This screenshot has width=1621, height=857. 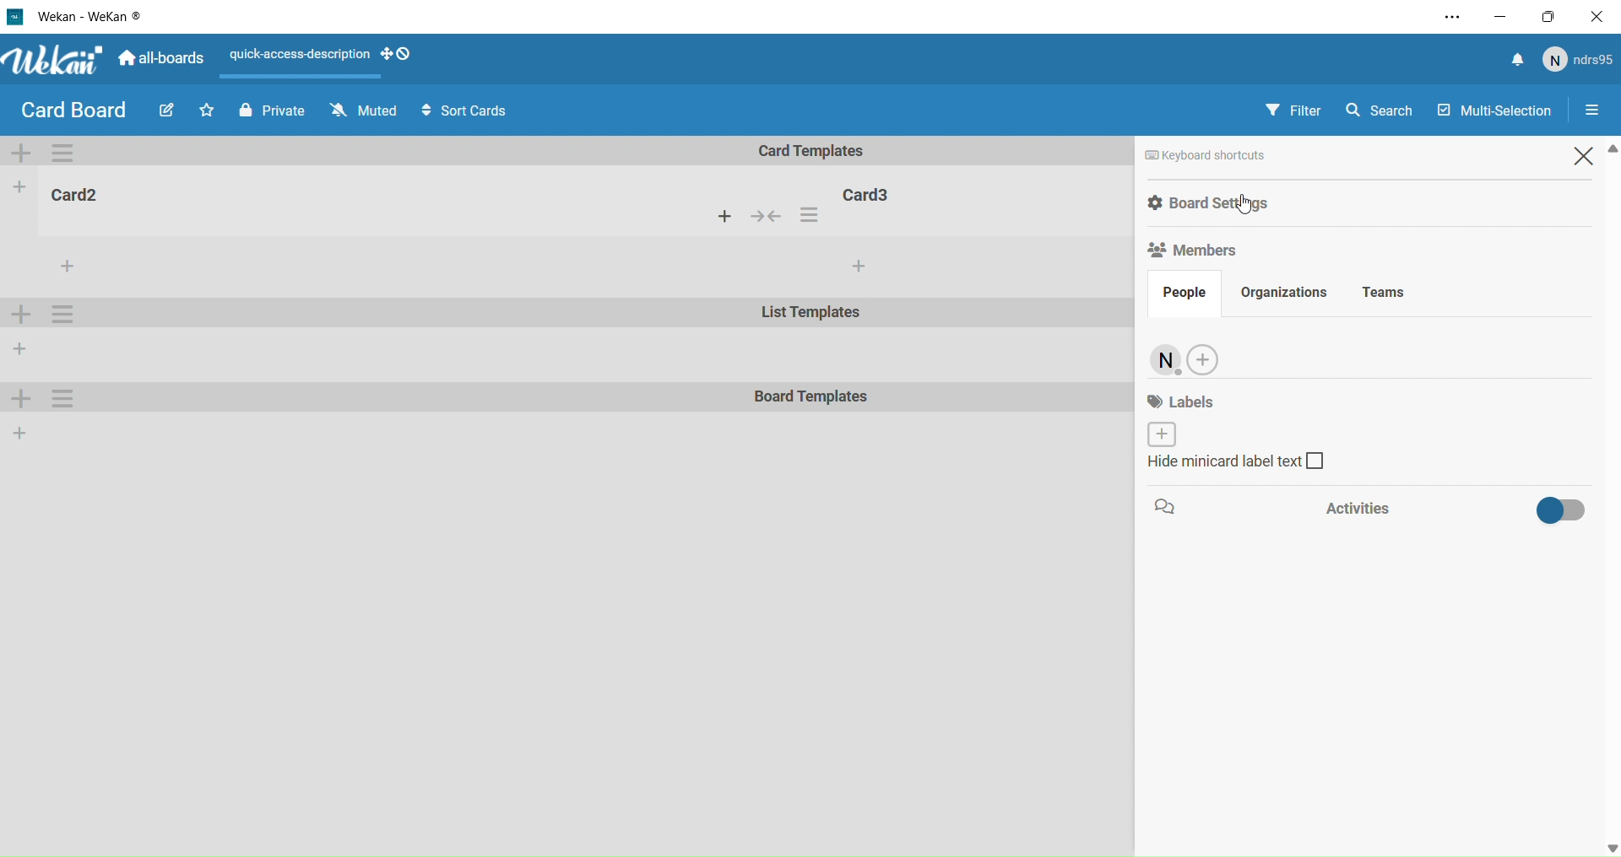 I want to click on Teams, so click(x=1404, y=294).